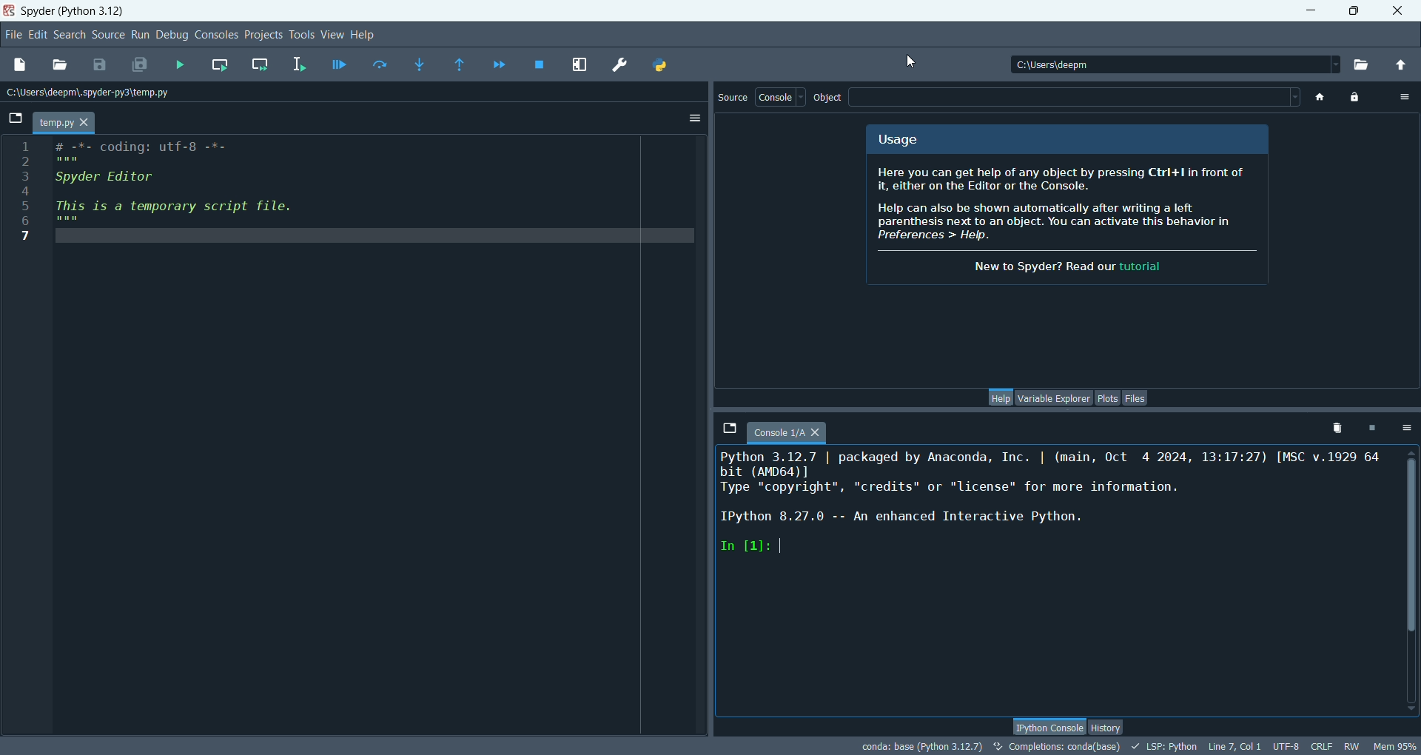  I want to click on Here you can get help of any object by pressing Ctrl+1 in front of
it, either on the Editor or the Console.
Help can also be shown automatically after writing a left
parenthesis next to an object. You can activate this behavior in
Preferences > Help.

New to Spyder? Read our tutorial, so click(1058, 224).